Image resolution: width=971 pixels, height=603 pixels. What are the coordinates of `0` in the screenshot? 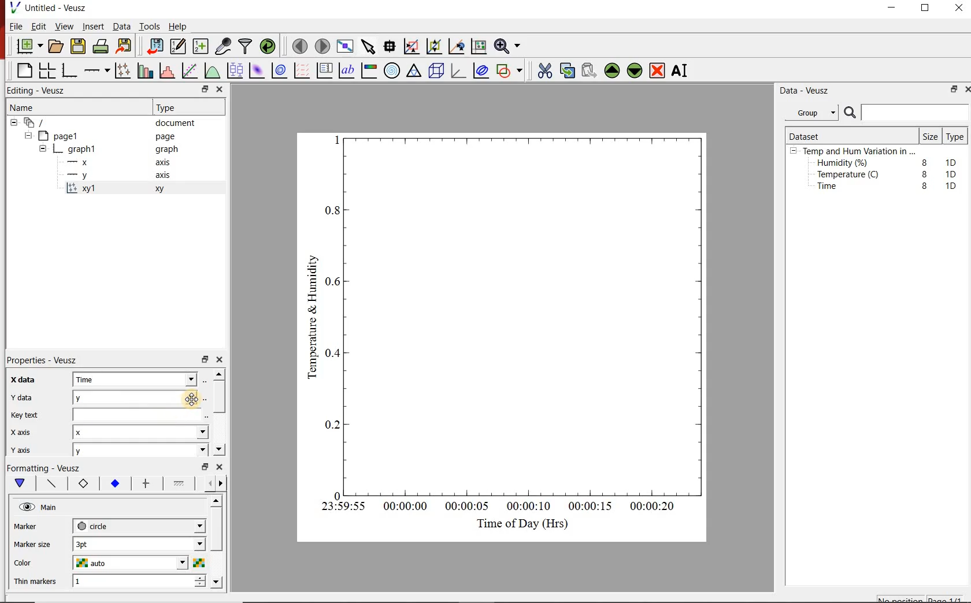 It's located at (333, 494).